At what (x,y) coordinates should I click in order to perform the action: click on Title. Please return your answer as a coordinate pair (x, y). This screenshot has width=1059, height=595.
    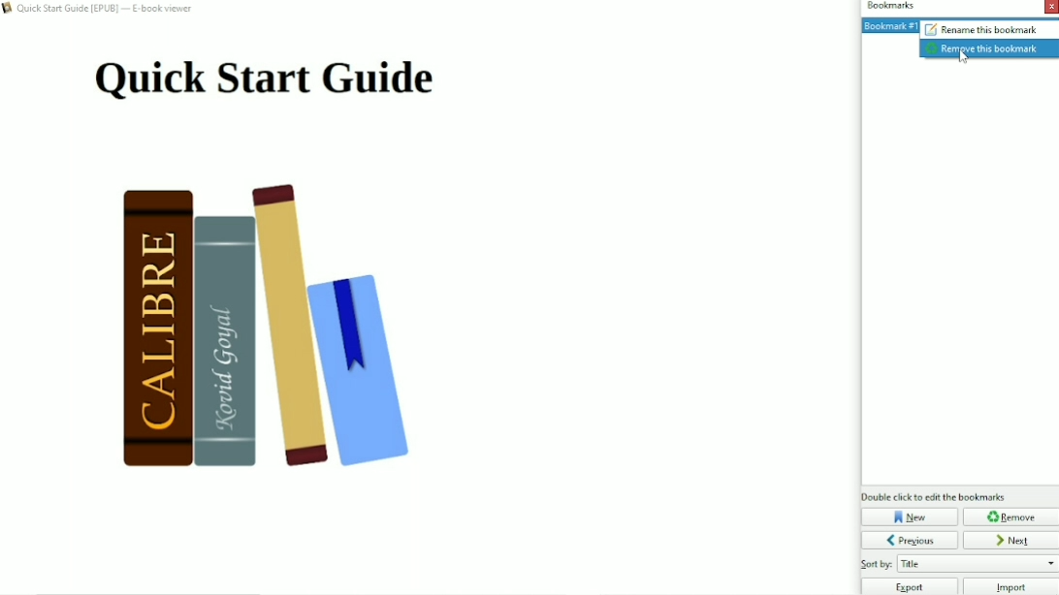
    Looking at the image, I should click on (270, 83).